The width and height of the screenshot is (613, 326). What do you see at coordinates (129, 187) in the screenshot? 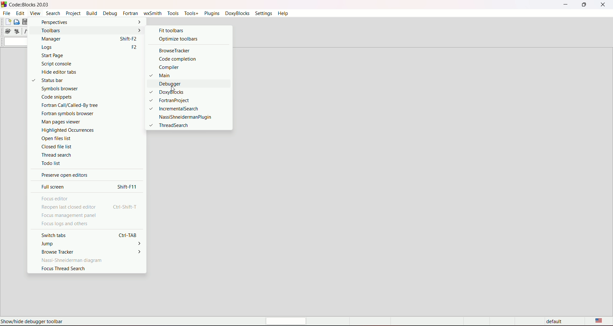
I see `shift+F11` at bounding box center [129, 187].